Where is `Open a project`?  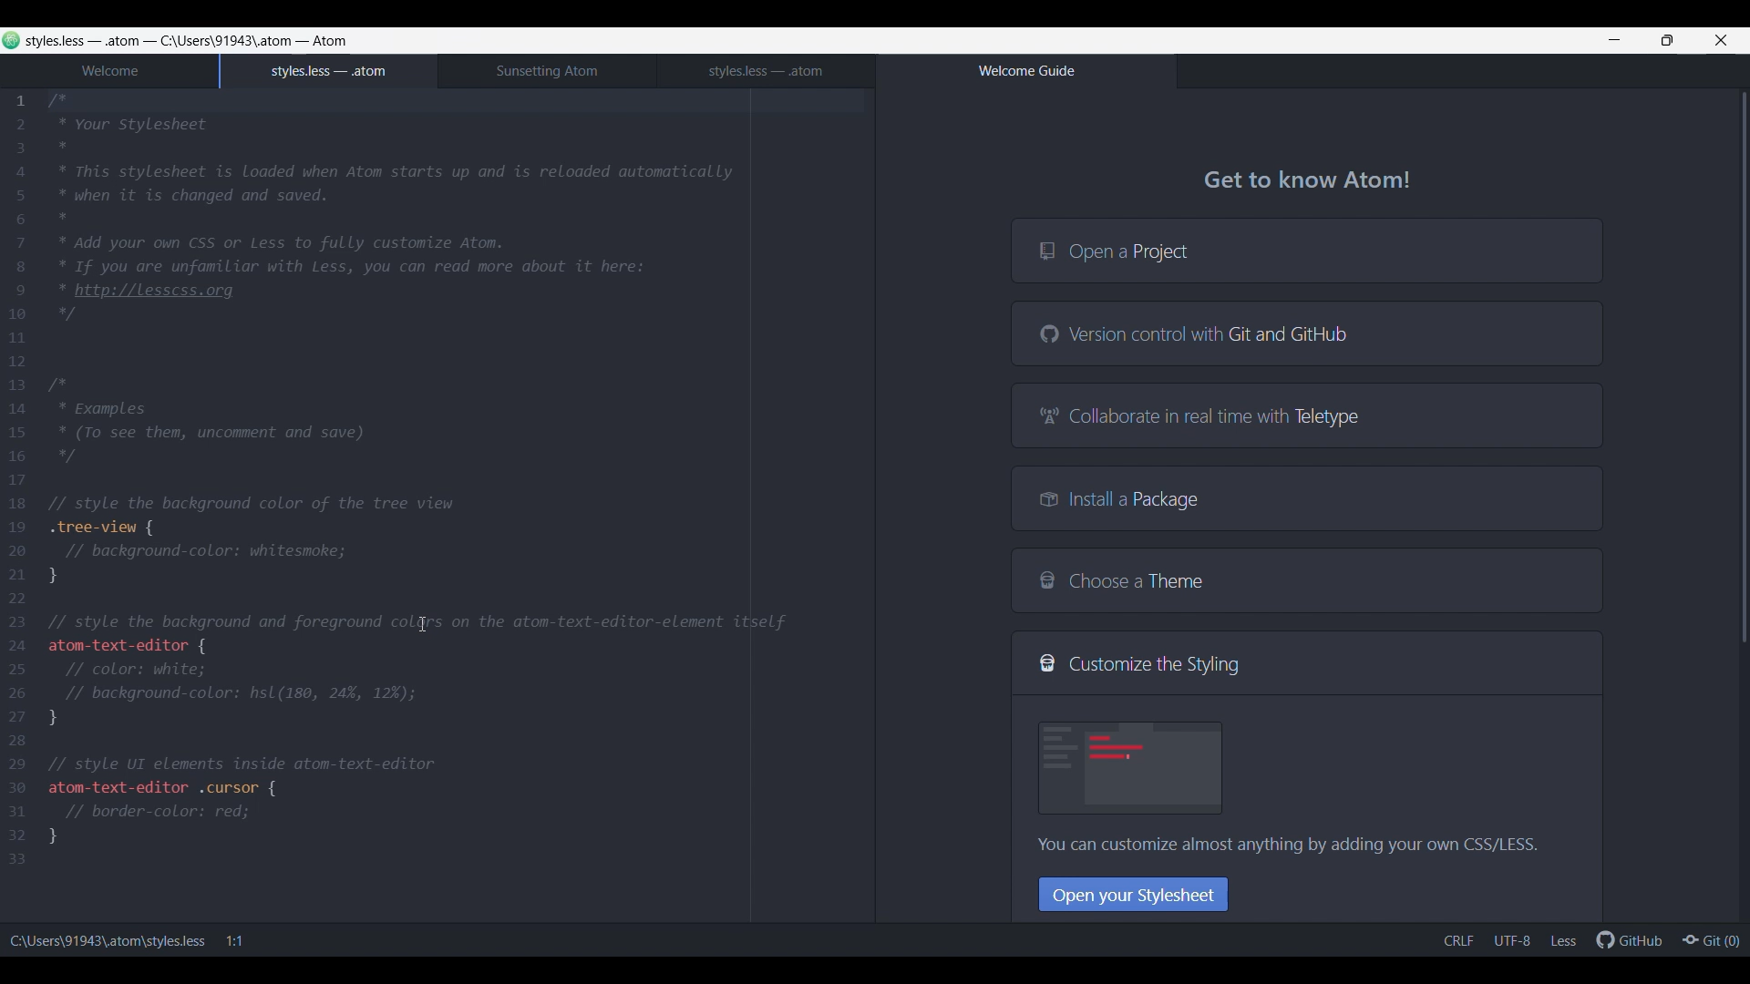 Open a project is located at coordinates (1306, 250).